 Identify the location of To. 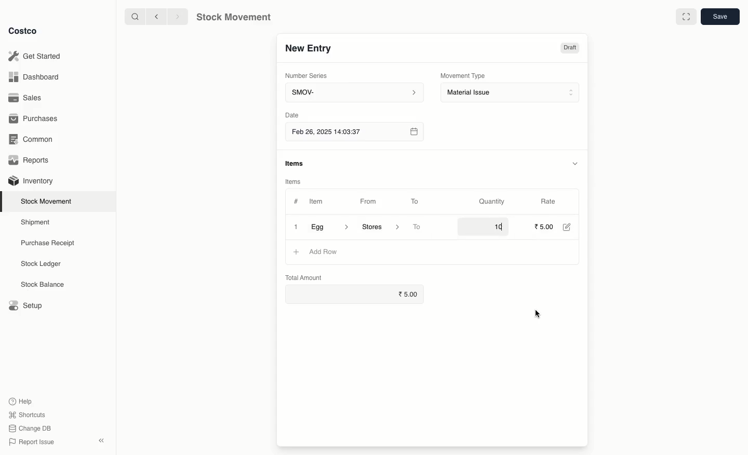
(418, 228).